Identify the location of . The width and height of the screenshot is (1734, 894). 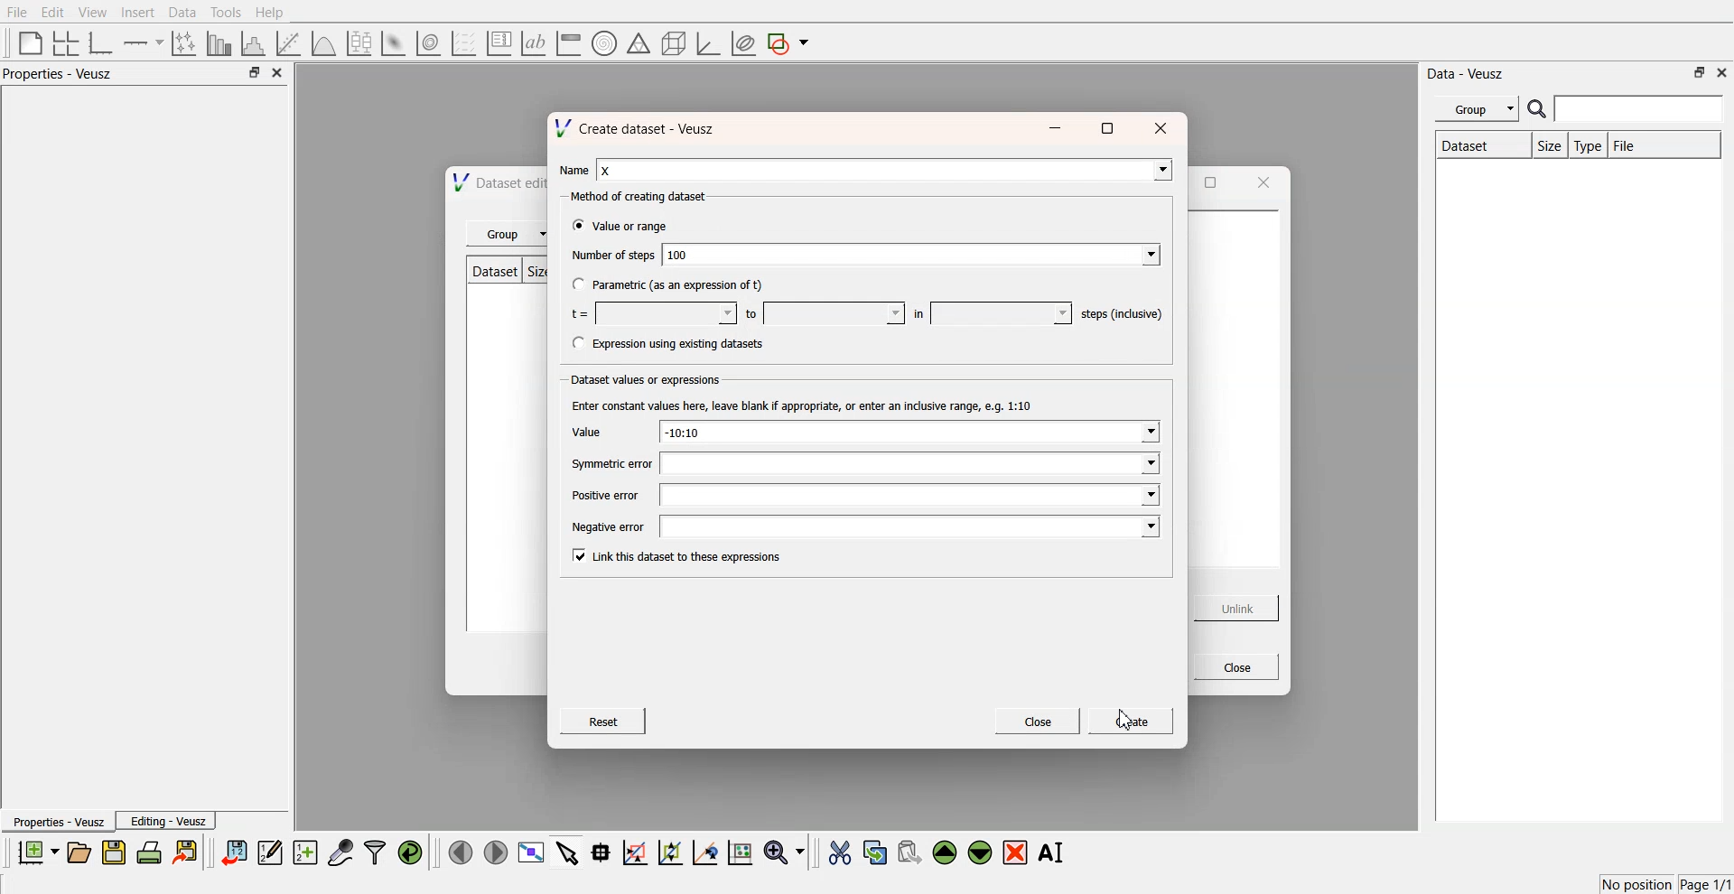
(1477, 109).